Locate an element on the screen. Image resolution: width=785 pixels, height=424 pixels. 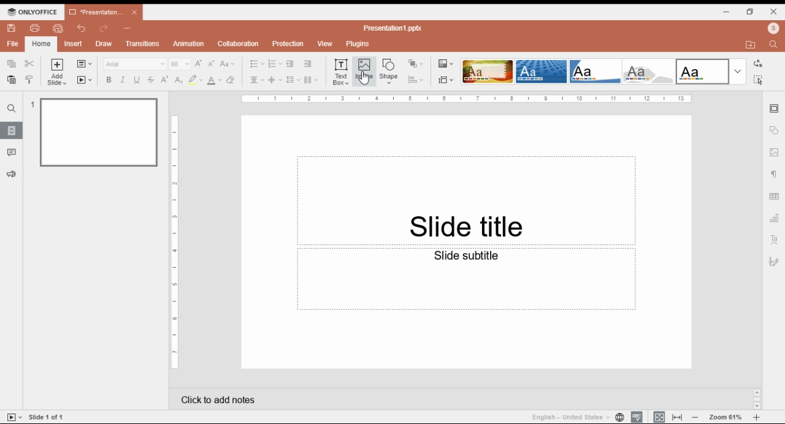
spell check is located at coordinates (637, 416).